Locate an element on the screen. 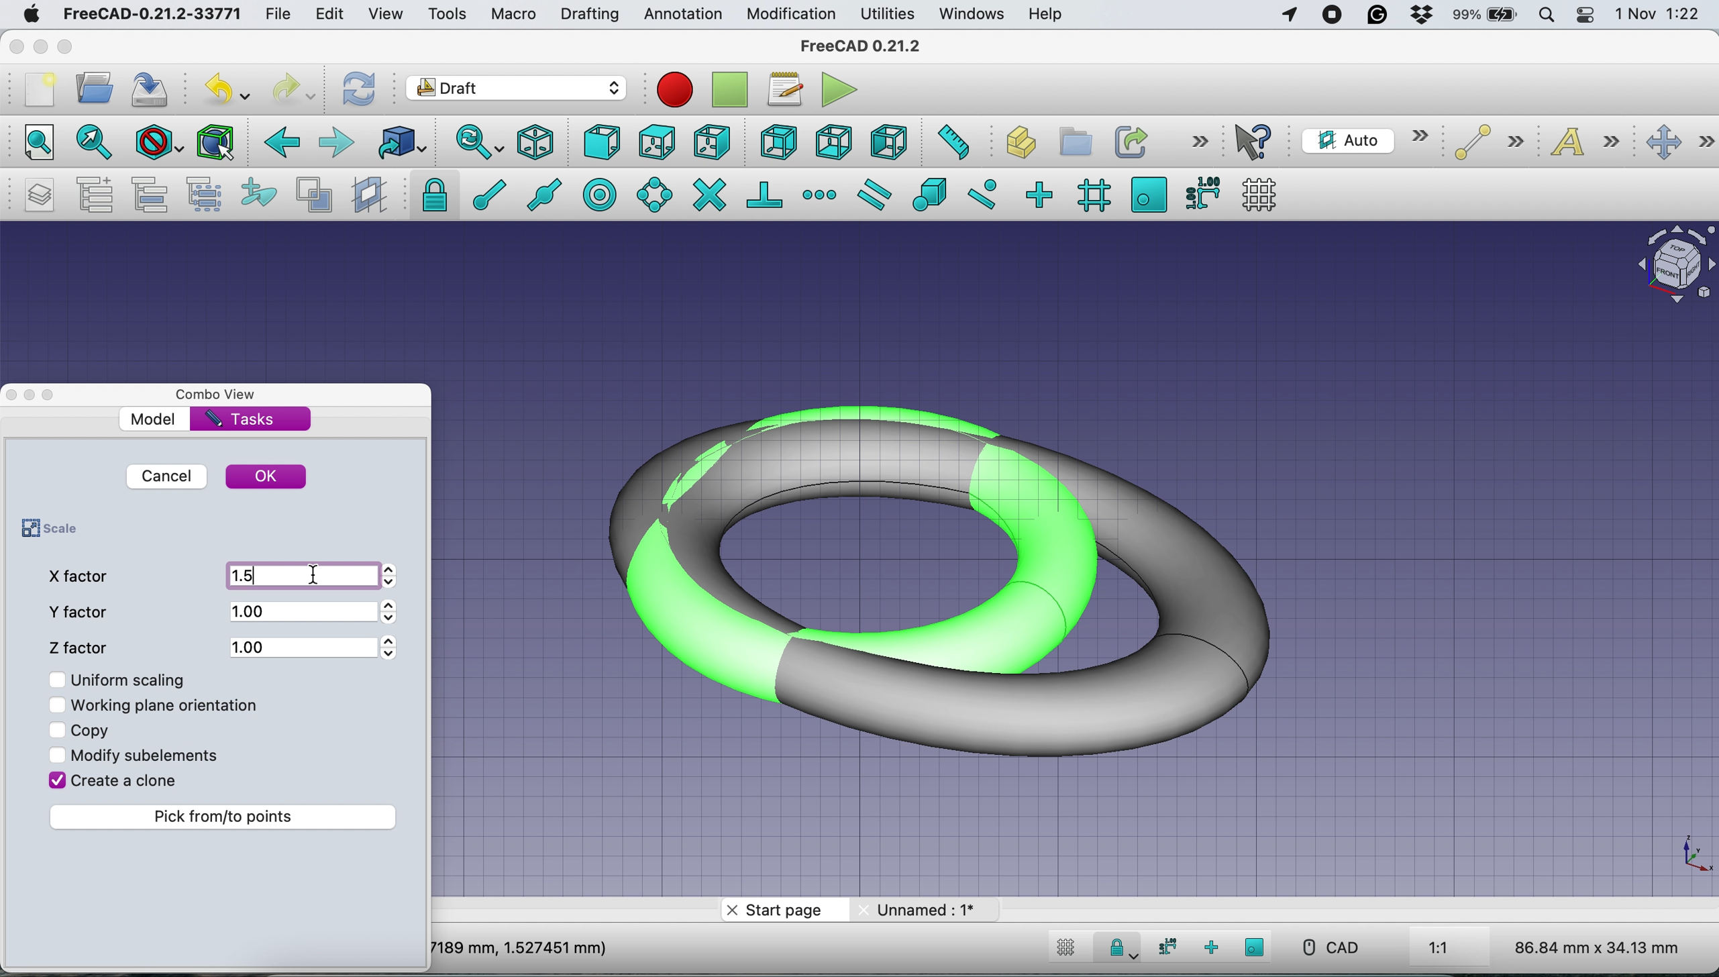 The image size is (1719, 977). snap ortho is located at coordinates (1209, 947).